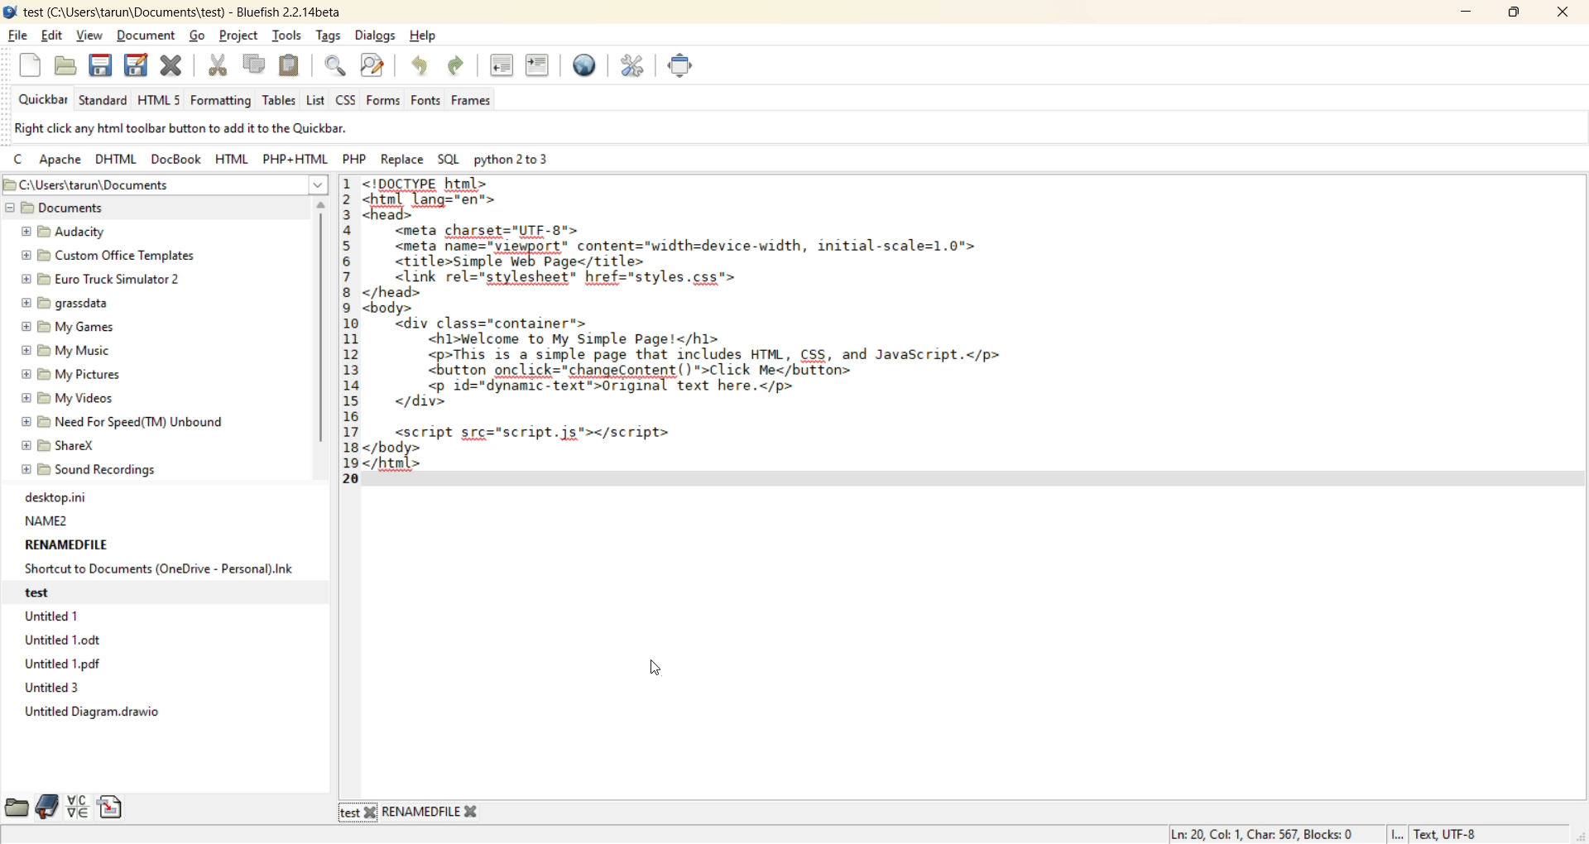 The height and width of the screenshot is (844, 1589). Describe the element at coordinates (358, 161) in the screenshot. I see `php` at that location.